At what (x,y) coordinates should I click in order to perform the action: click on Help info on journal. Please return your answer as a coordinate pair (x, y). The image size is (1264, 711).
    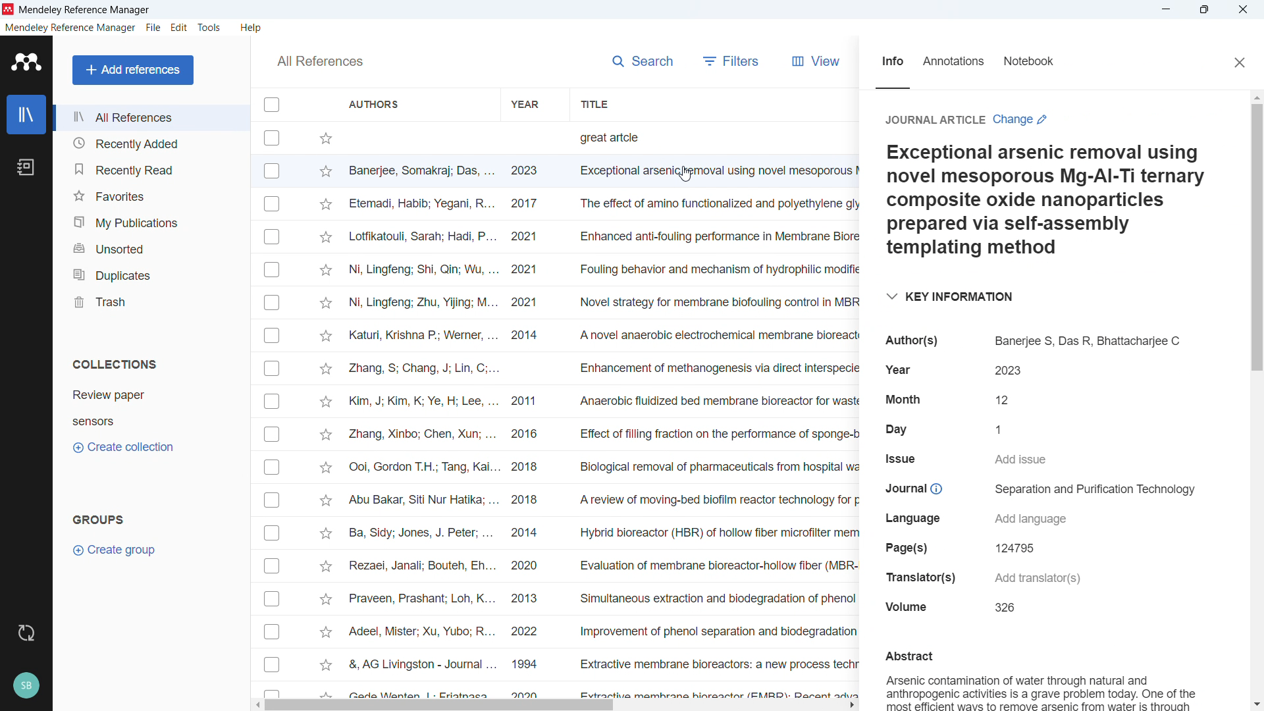
    Looking at the image, I should click on (936, 490).